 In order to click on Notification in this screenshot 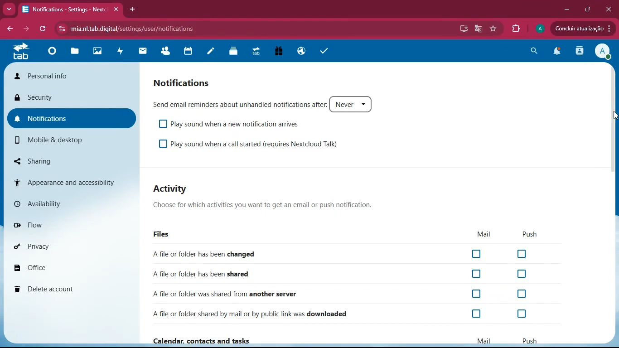, I will do `click(183, 82)`.